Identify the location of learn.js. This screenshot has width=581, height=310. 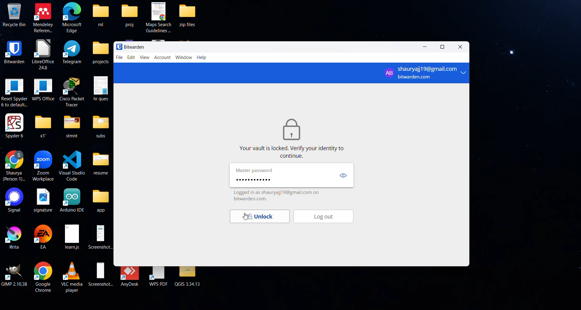
(72, 237).